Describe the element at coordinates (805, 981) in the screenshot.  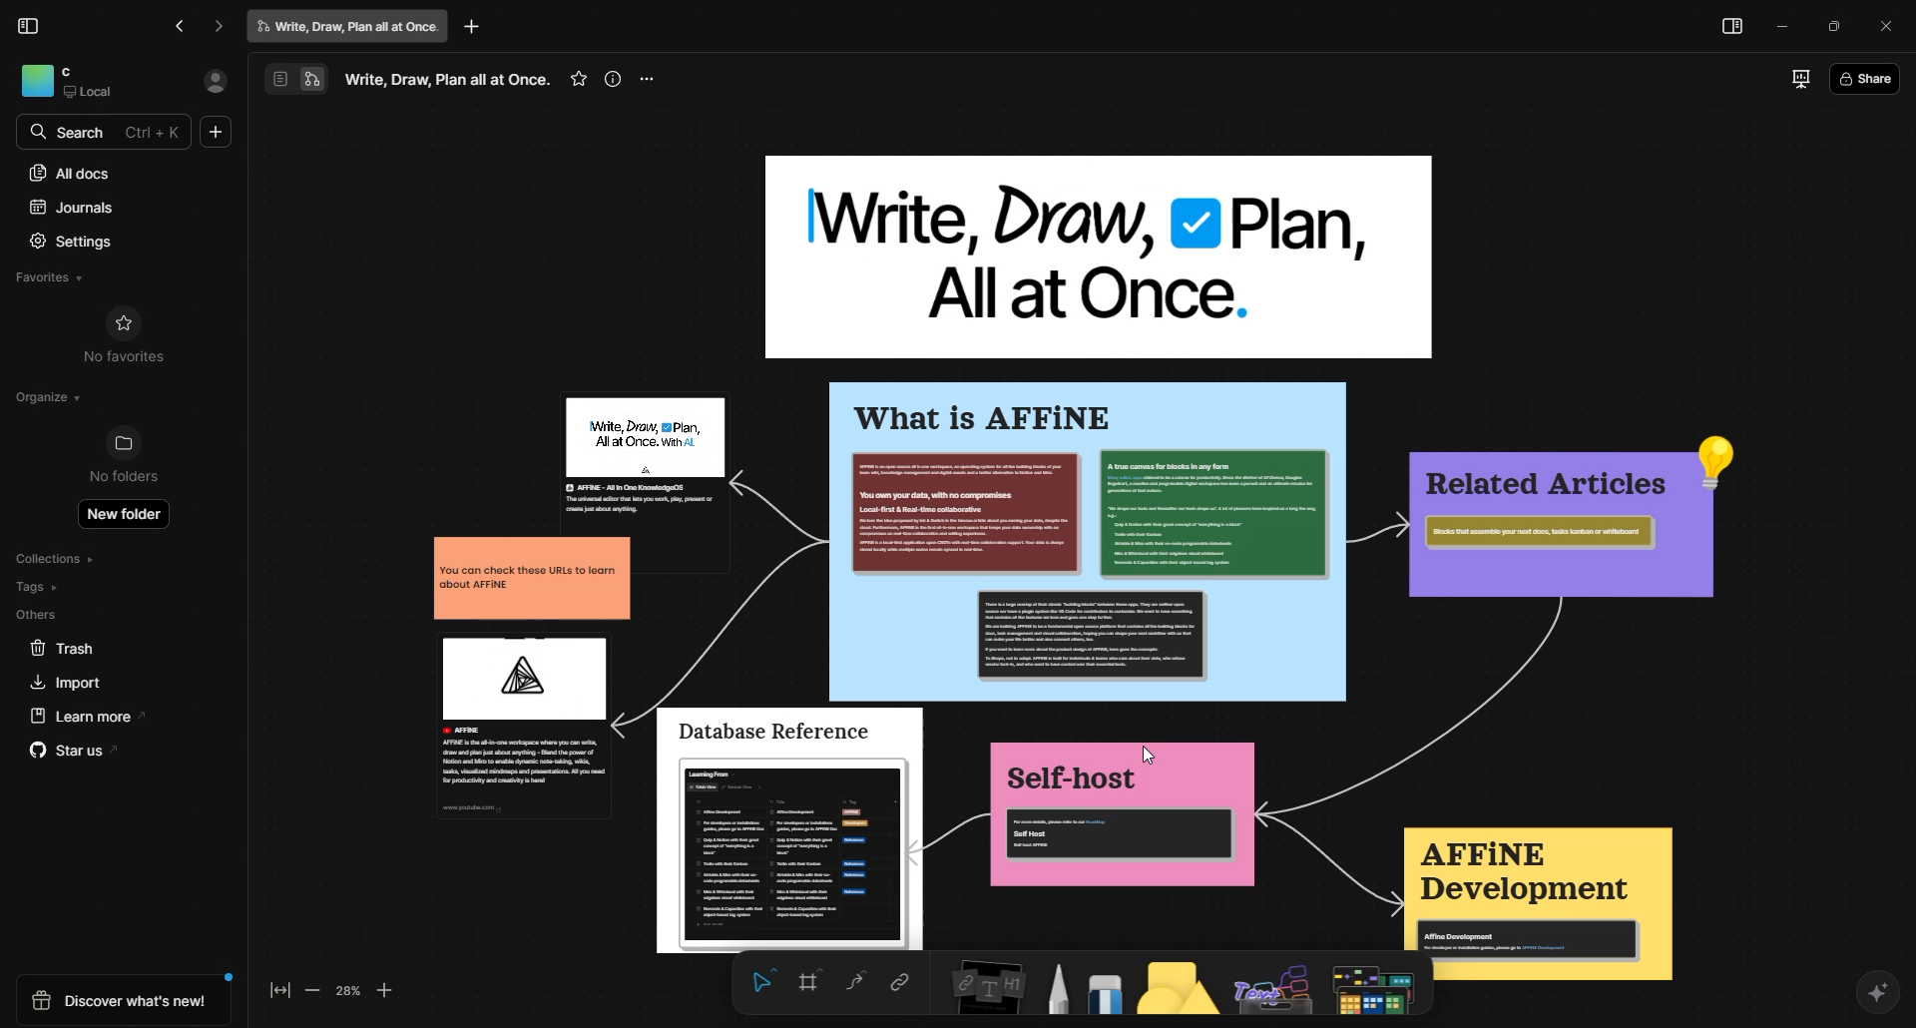
I see `grid` at that location.